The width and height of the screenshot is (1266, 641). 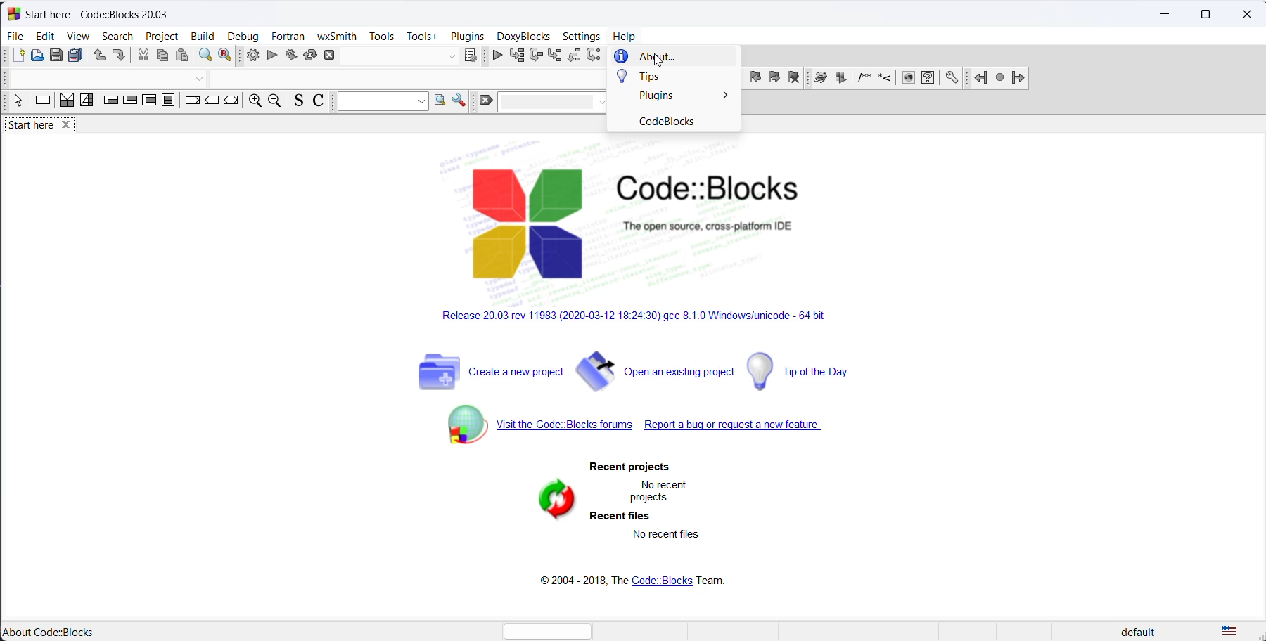 I want to click on find, so click(x=205, y=56).